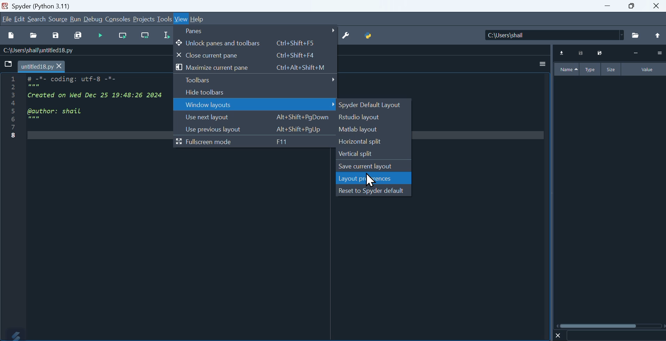 The image size is (666, 341). I want to click on Type, so click(591, 69).